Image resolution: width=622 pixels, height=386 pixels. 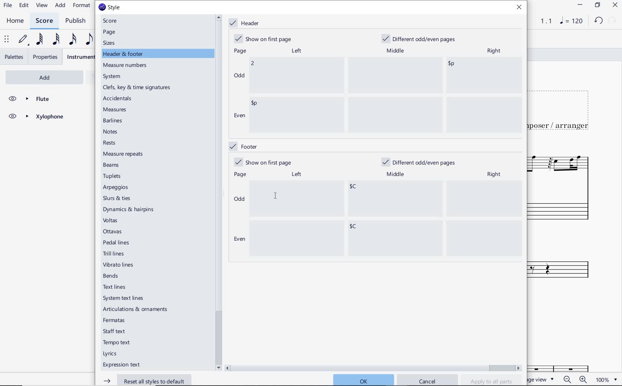 I want to click on page, so click(x=239, y=51).